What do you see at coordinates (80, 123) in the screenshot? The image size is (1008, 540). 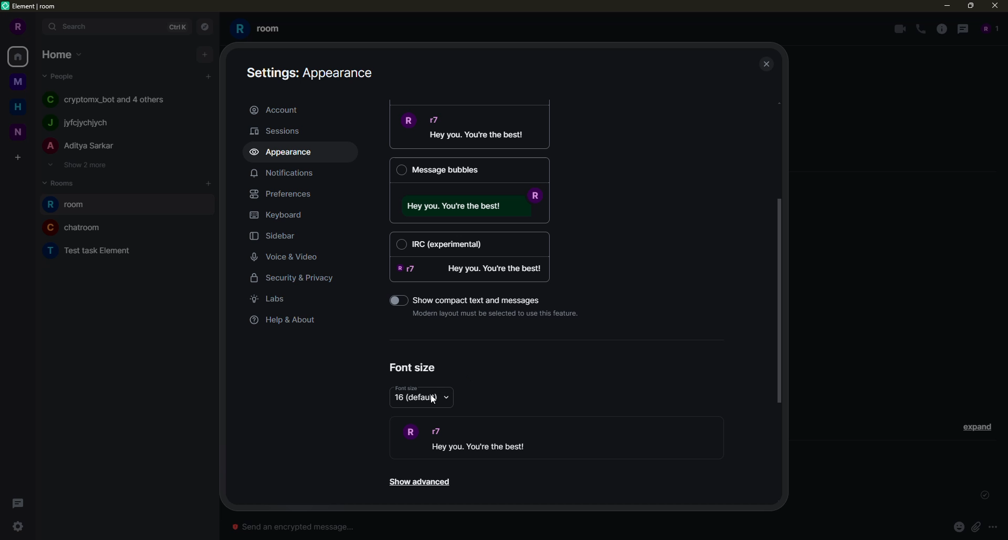 I see `people` at bounding box center [80, 123].